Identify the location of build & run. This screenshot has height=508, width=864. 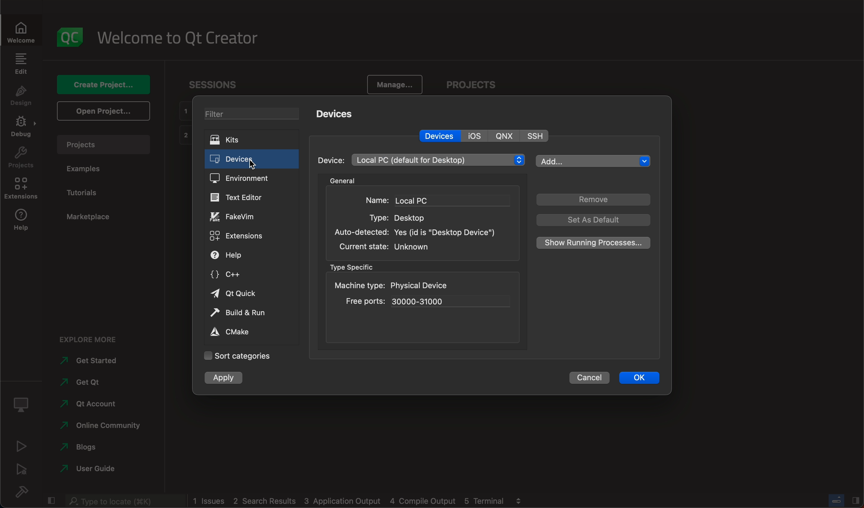
(239, 313).